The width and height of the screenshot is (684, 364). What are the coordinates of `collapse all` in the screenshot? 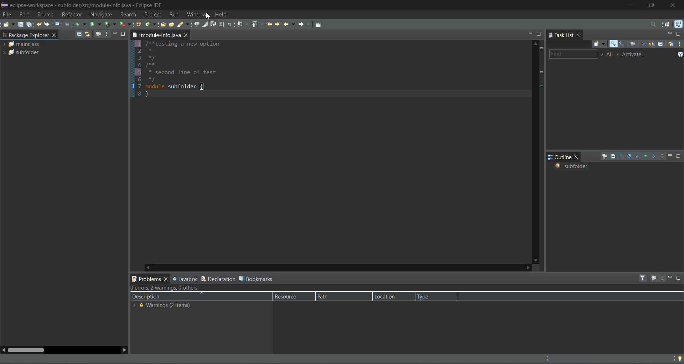 It's located at (662, 44).